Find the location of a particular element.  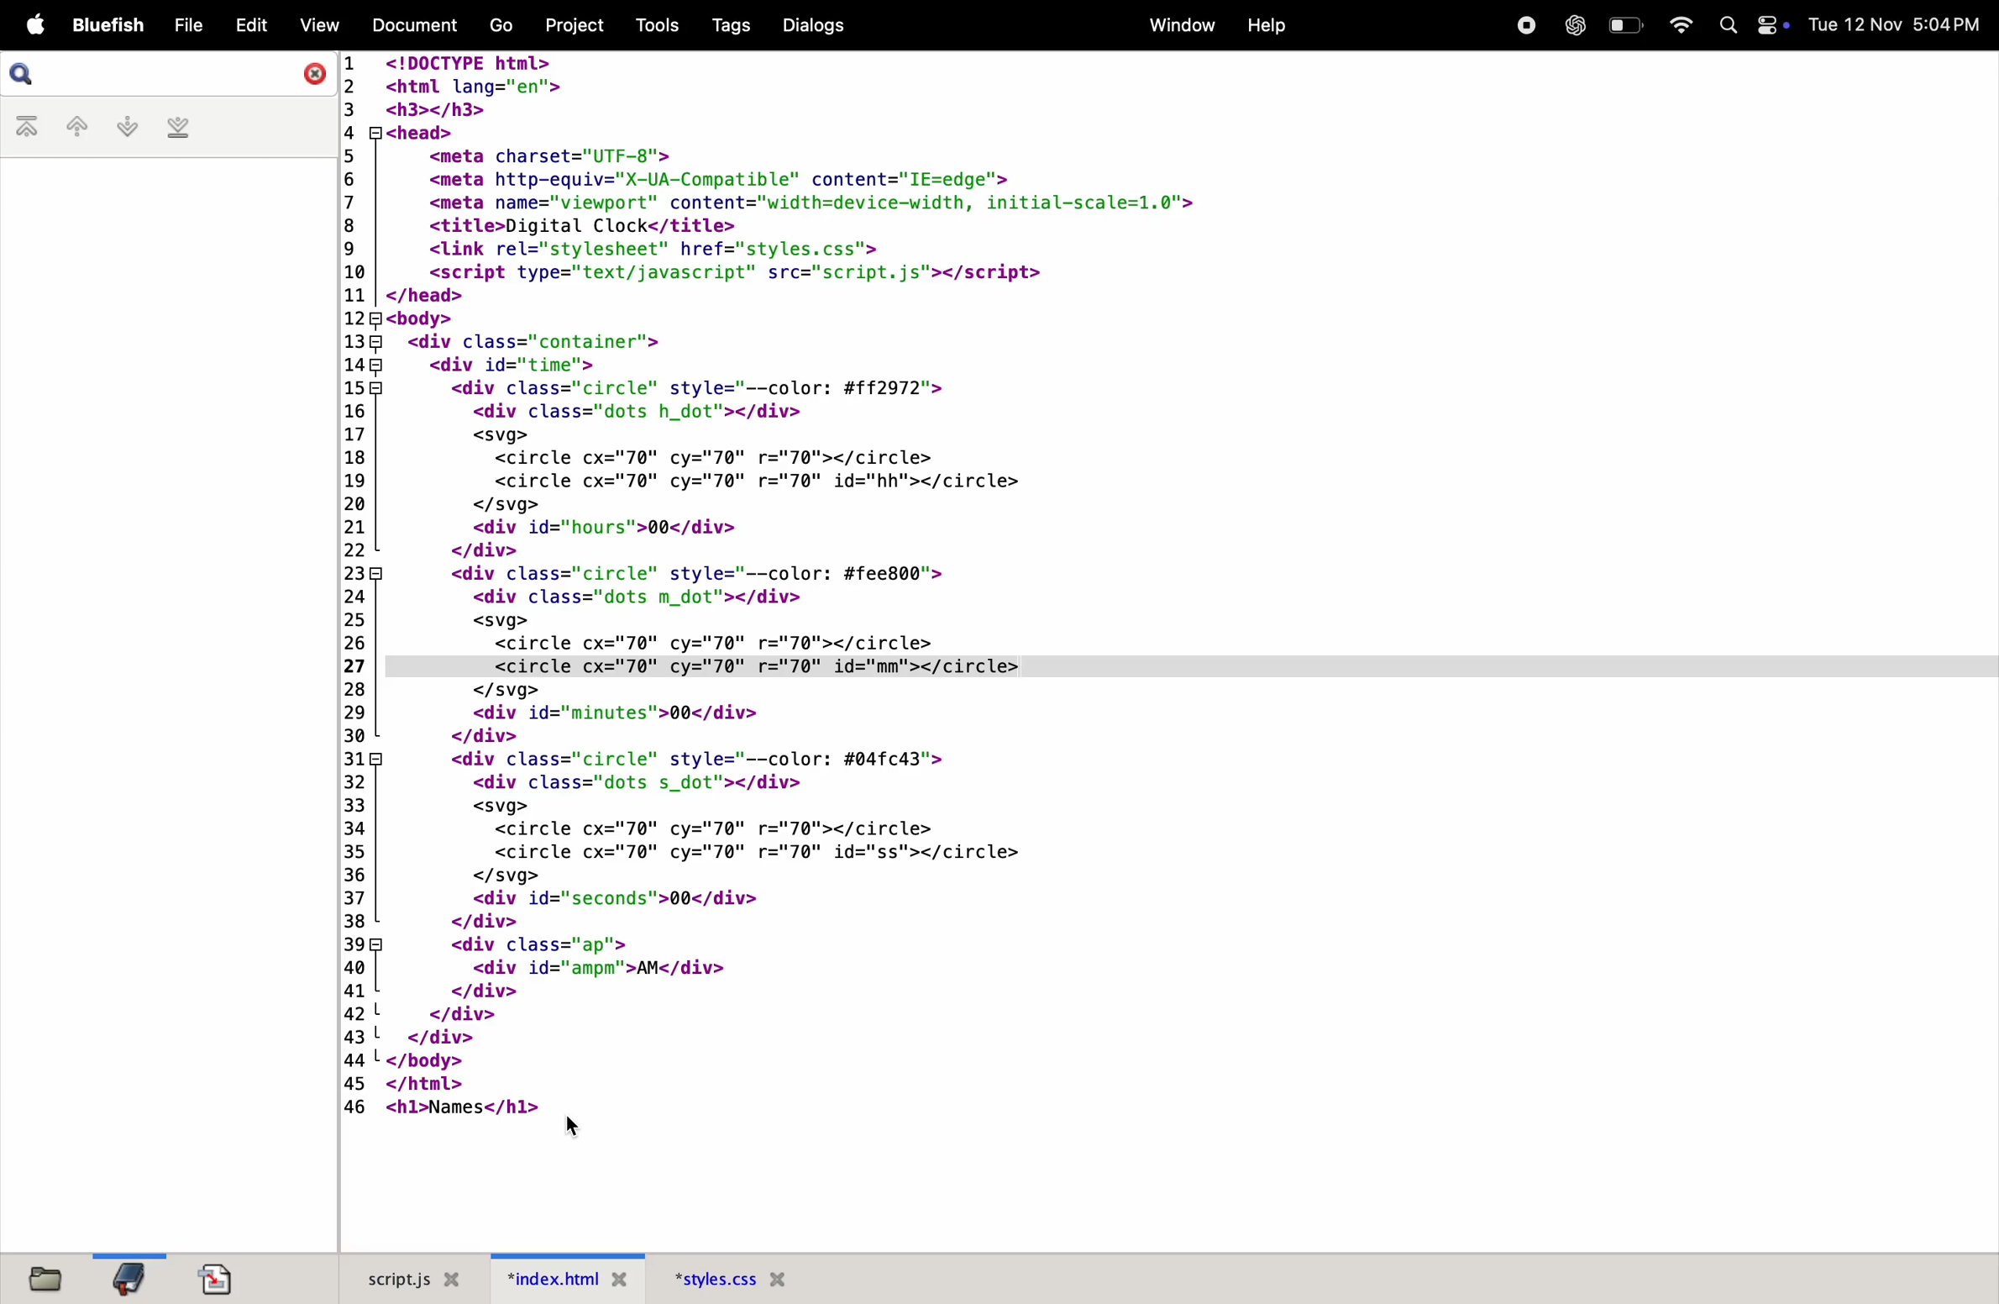

apple menu is located at coordinates (34, 26).